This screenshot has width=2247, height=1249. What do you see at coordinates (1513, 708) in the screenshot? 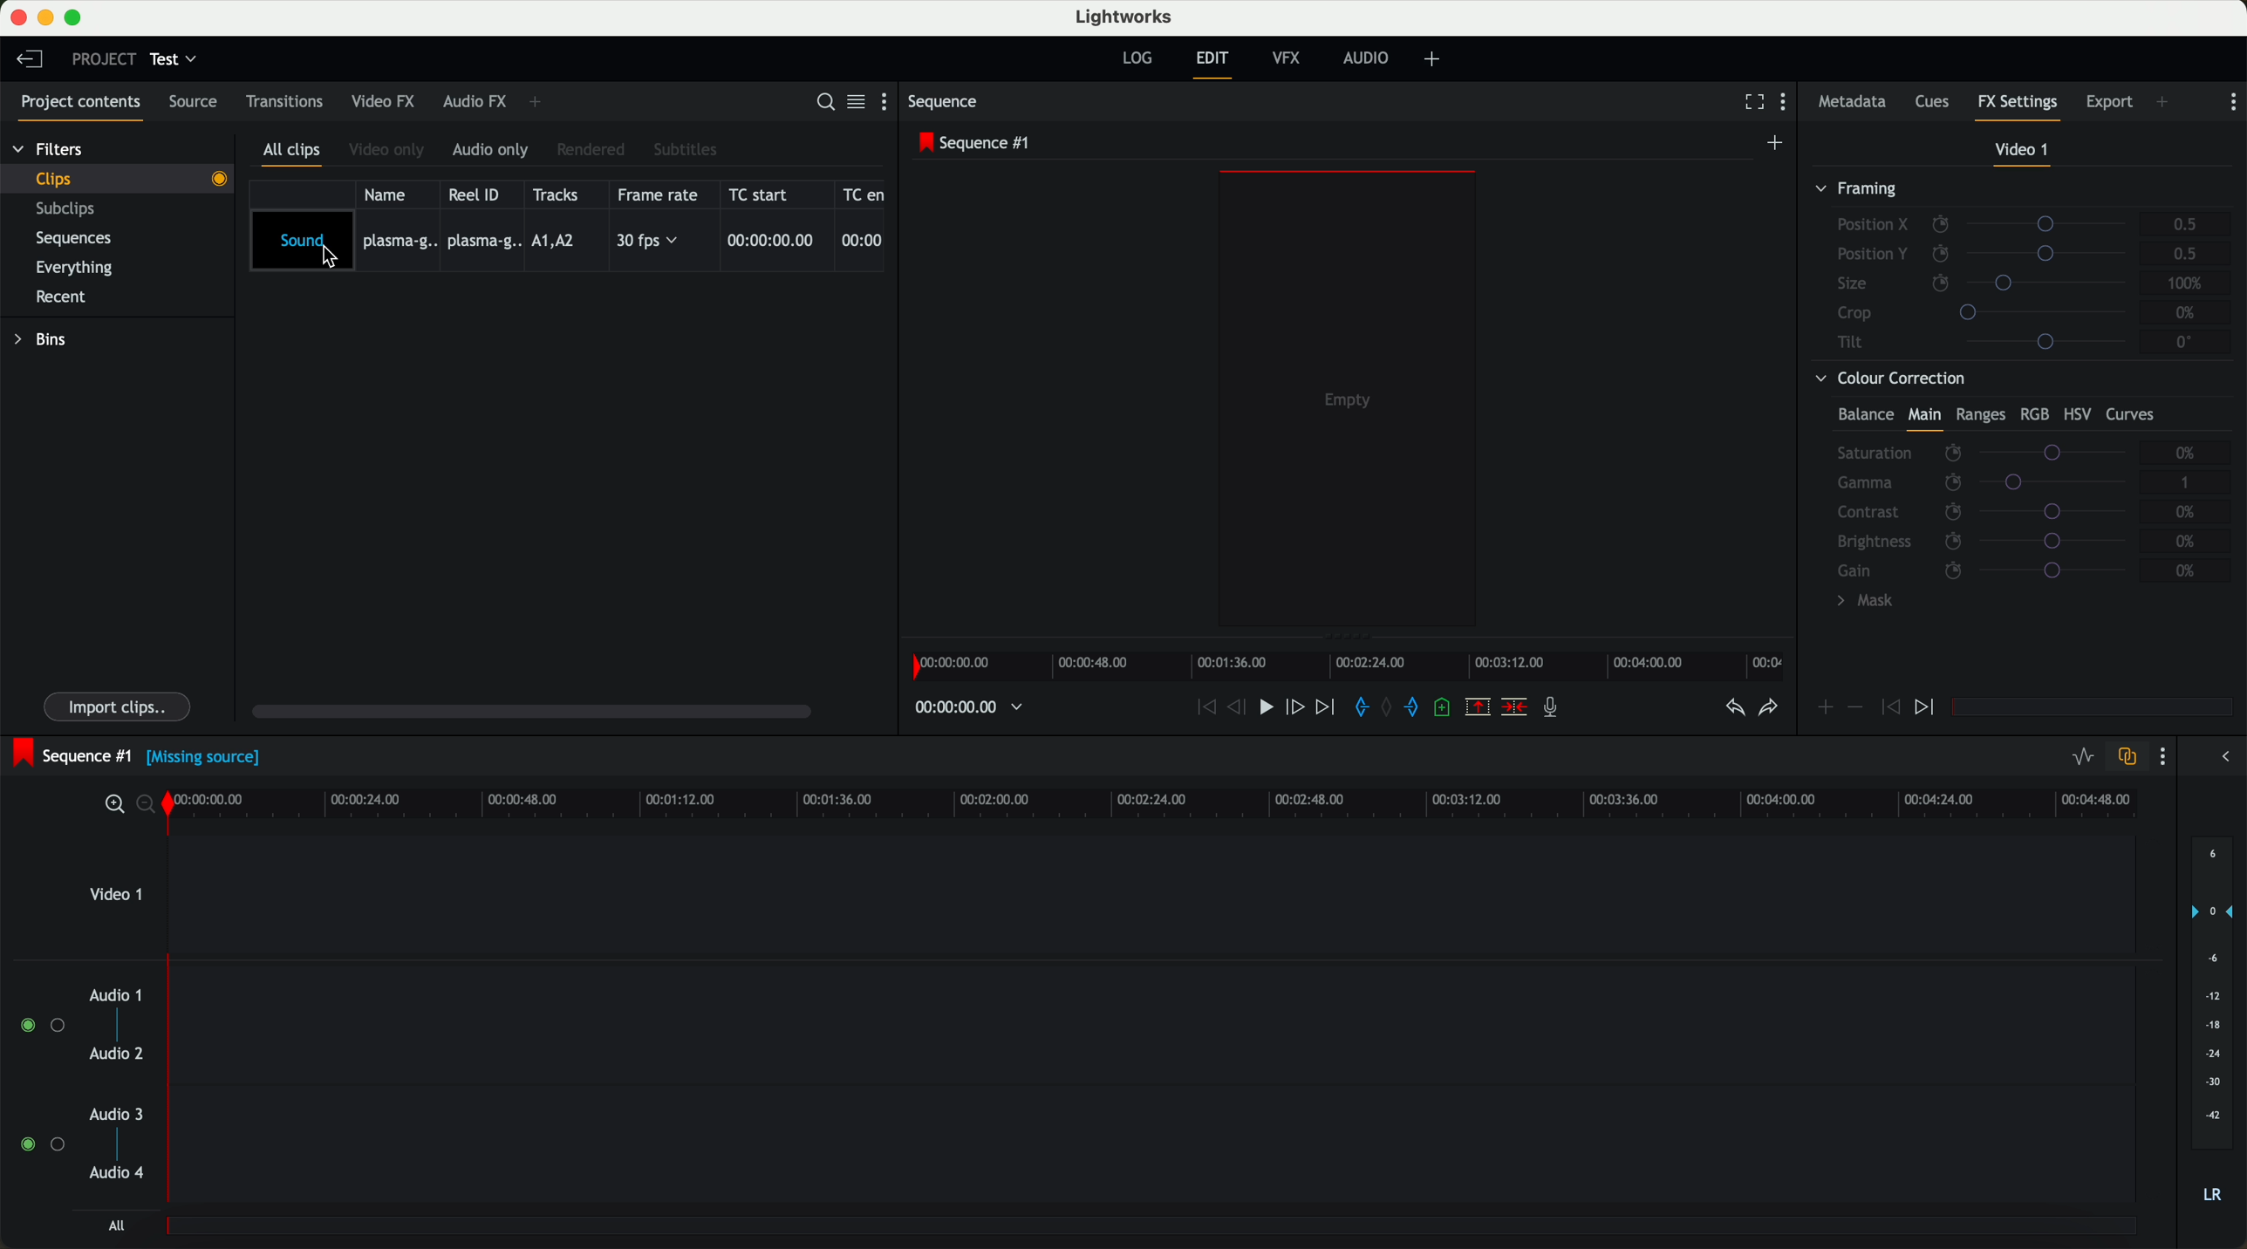
I see `delete/cut` at bounding box center [1513, 708].